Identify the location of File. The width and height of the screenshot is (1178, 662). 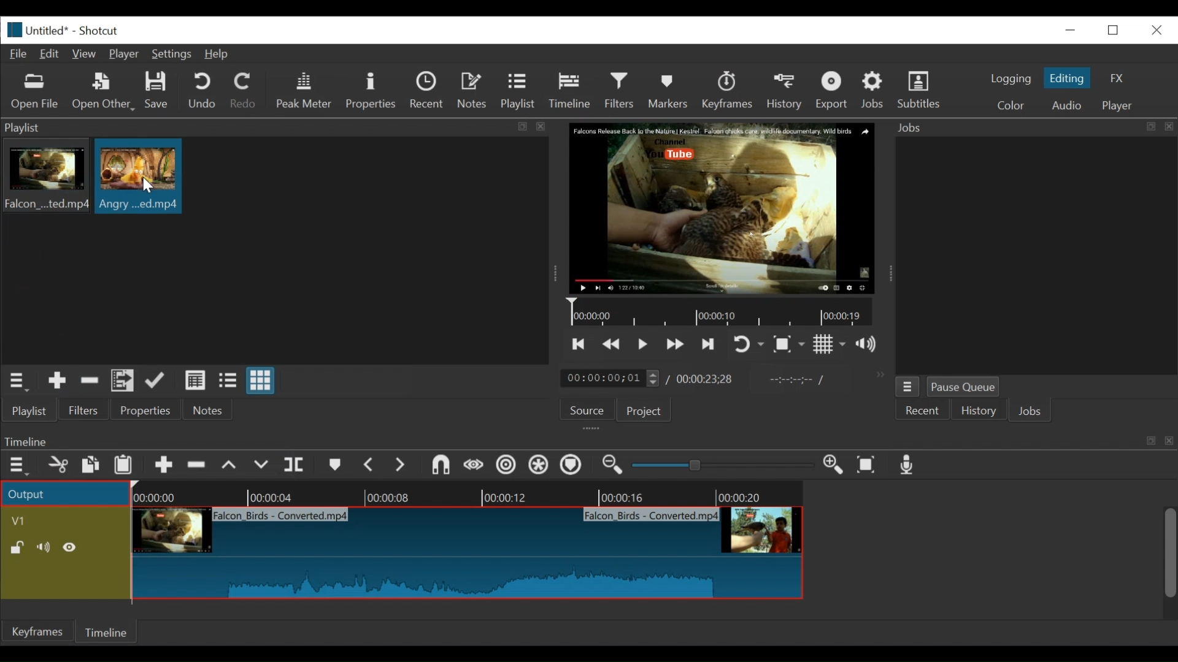
(21, 55).